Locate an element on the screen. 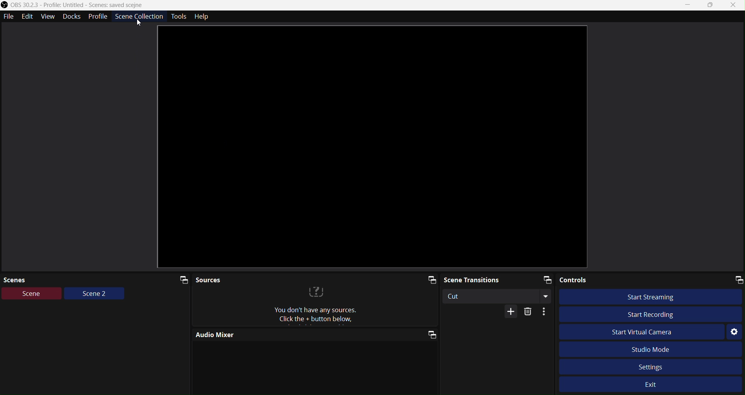 The image size is (745, 395). Obs studio is located at coordinates (75, 5).